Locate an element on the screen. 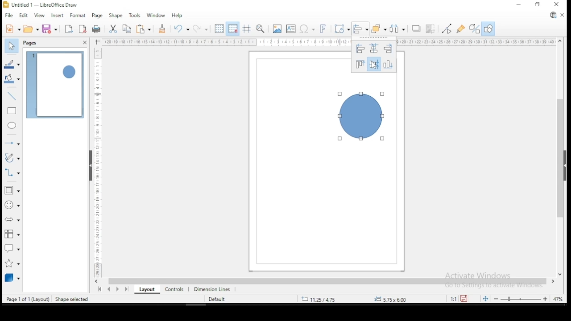  first page is located at coordinates (99, 289).